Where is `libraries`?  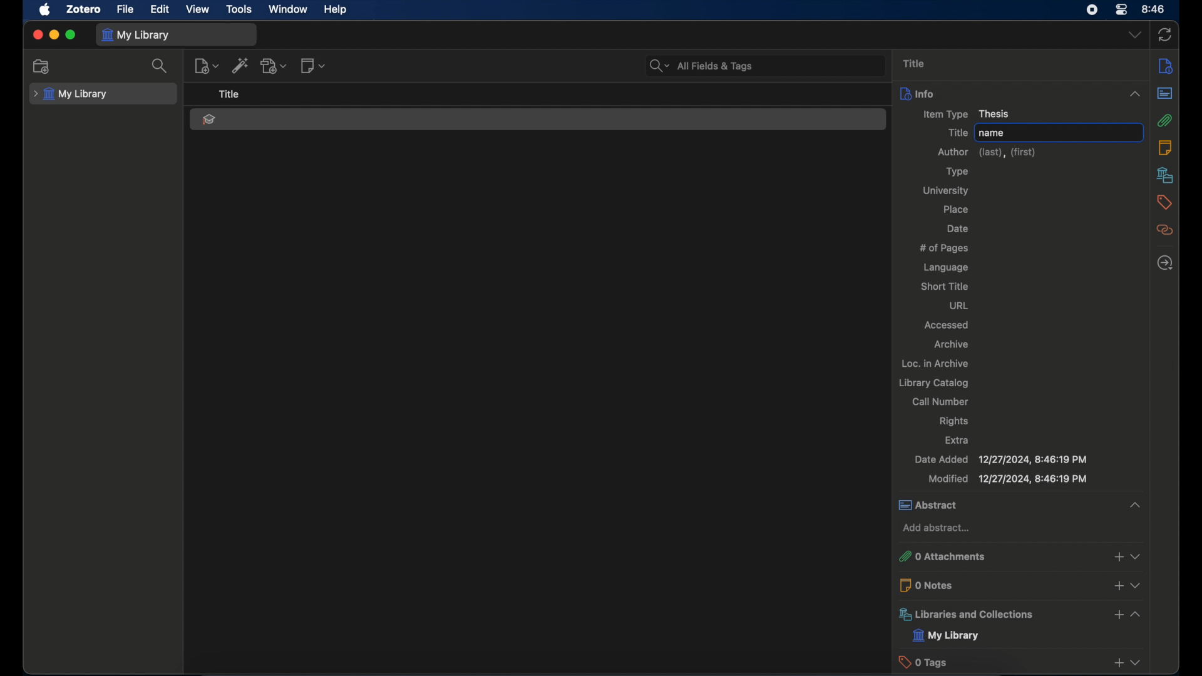 libraries is located at coordinates (998, 614).